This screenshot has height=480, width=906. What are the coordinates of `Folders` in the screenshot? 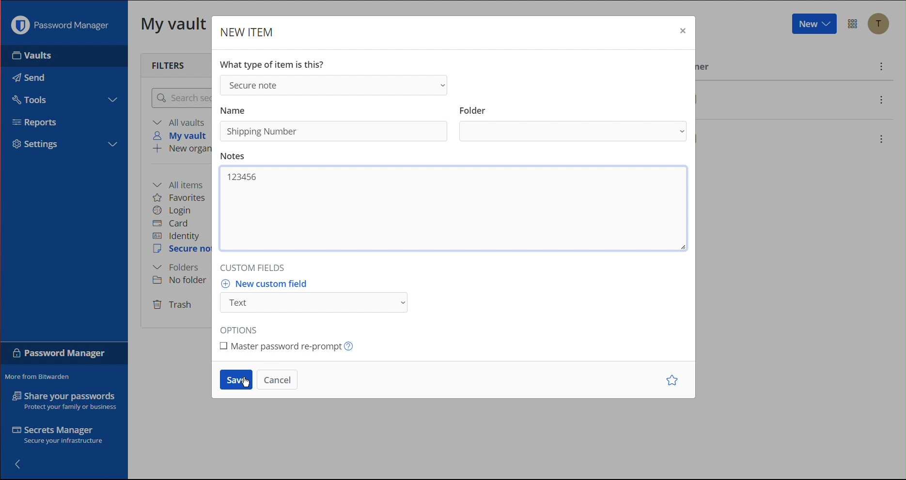 It's located at (178, 267).